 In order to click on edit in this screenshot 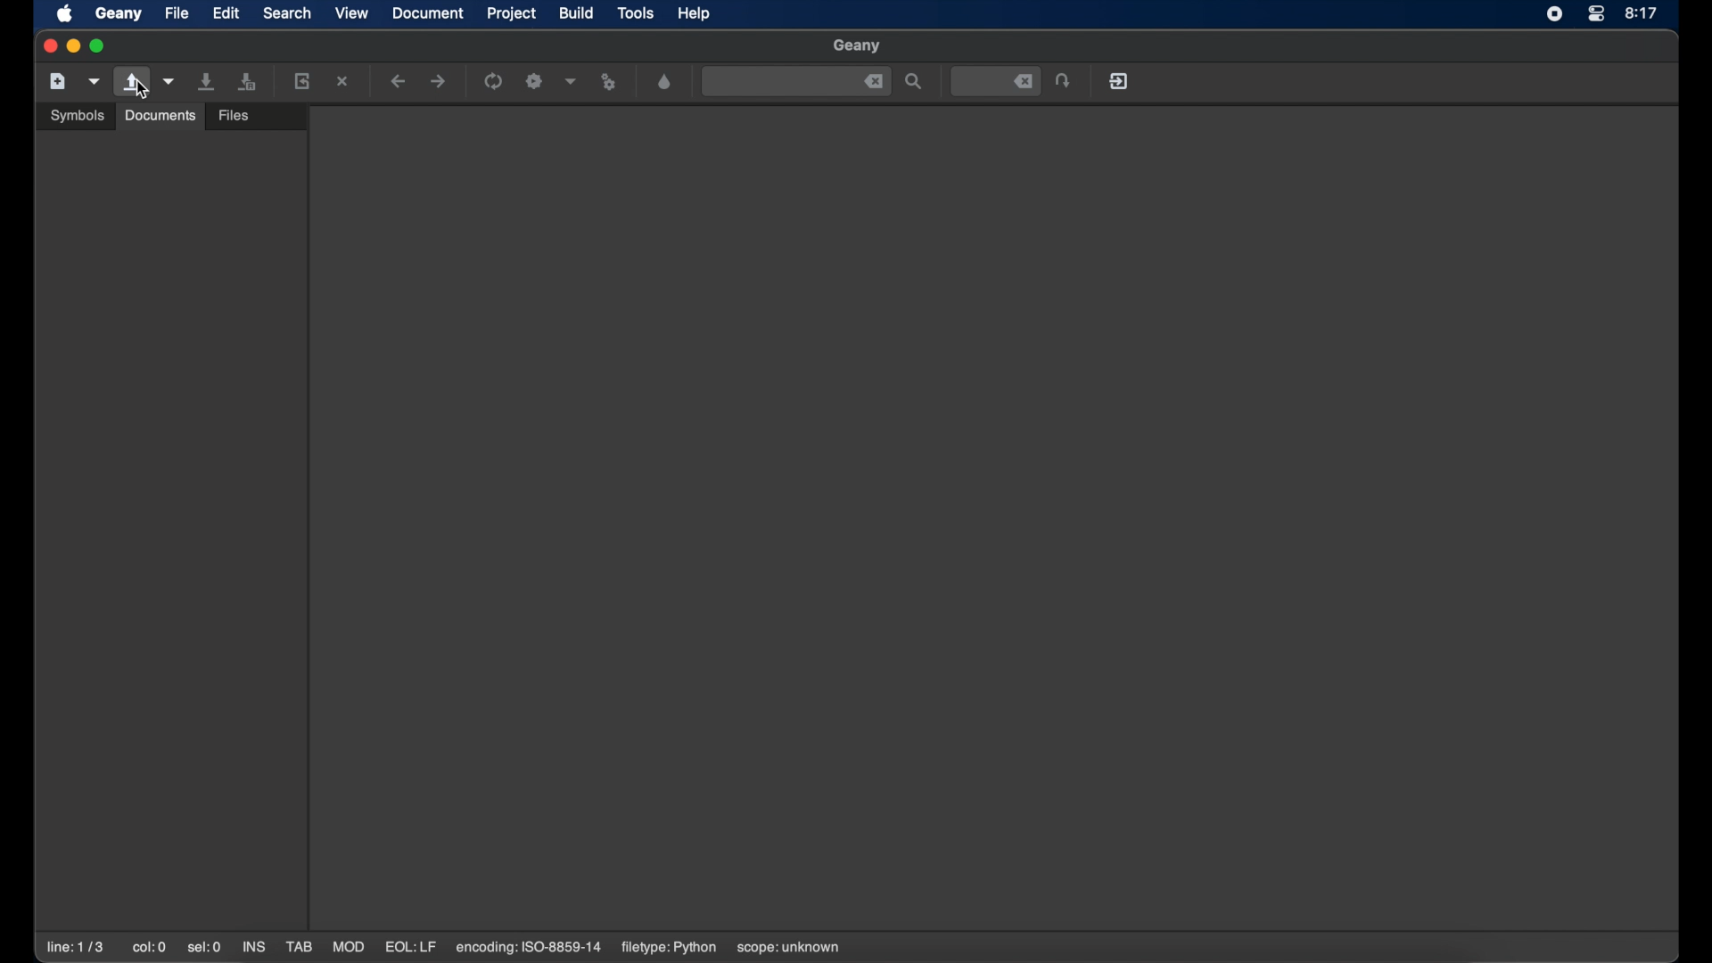, I will do `click(225, 12)`.